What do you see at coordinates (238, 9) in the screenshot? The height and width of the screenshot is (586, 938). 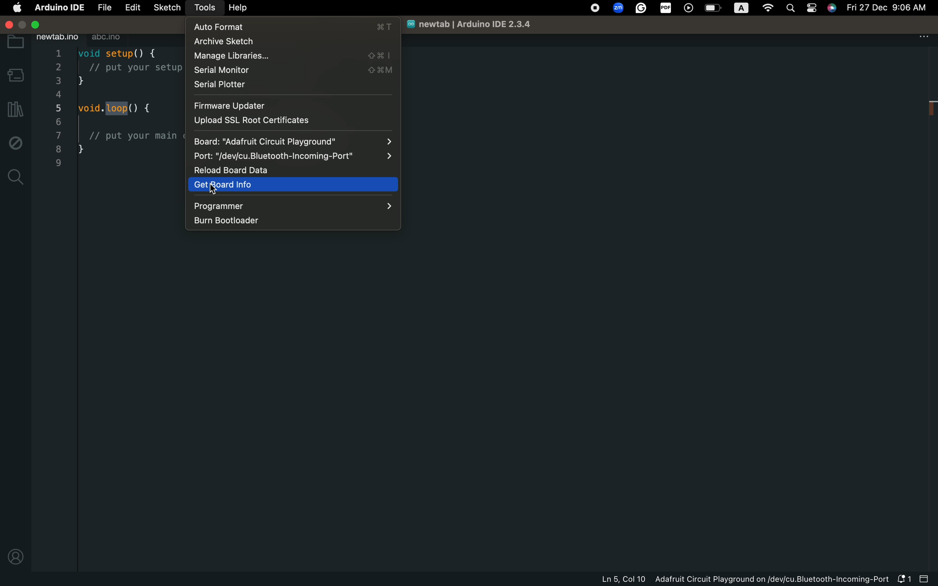 I see `help` at bounding box center [238, 9].